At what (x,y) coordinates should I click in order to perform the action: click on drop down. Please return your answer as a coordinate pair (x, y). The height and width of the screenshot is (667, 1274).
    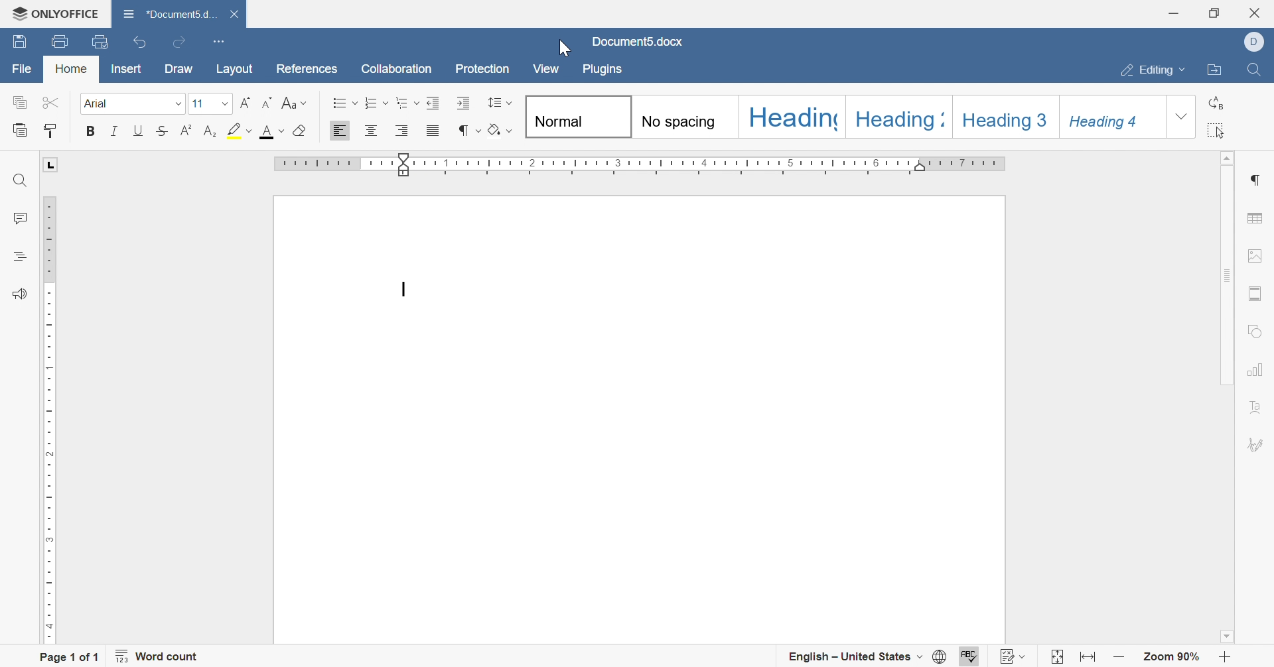
    Looking at the image, I should click on (226, 104).